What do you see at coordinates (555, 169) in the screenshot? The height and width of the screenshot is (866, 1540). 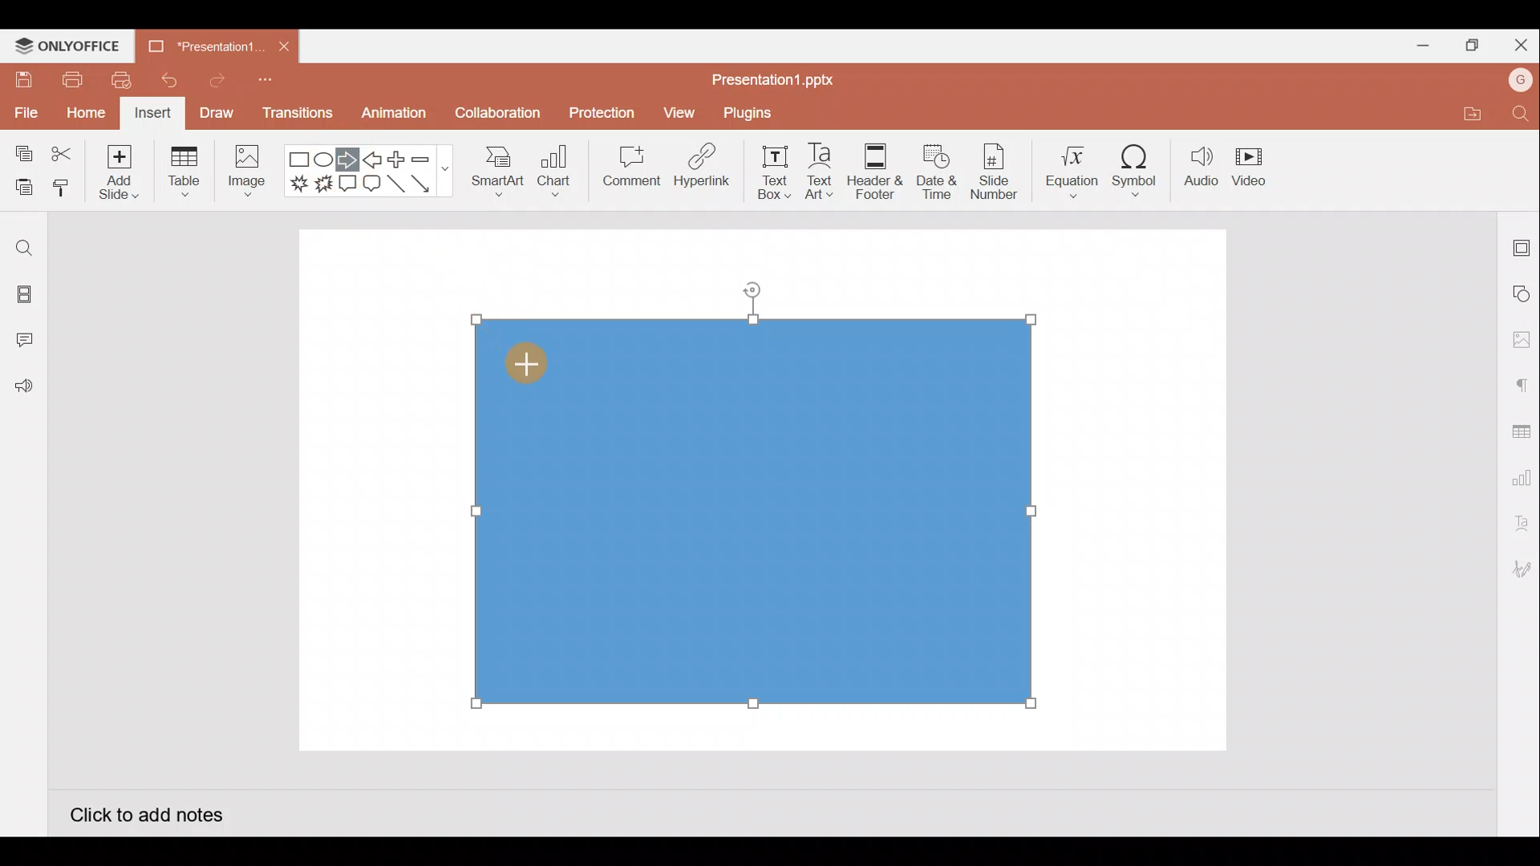 I see `Chart` at bounding box center [555, 169].